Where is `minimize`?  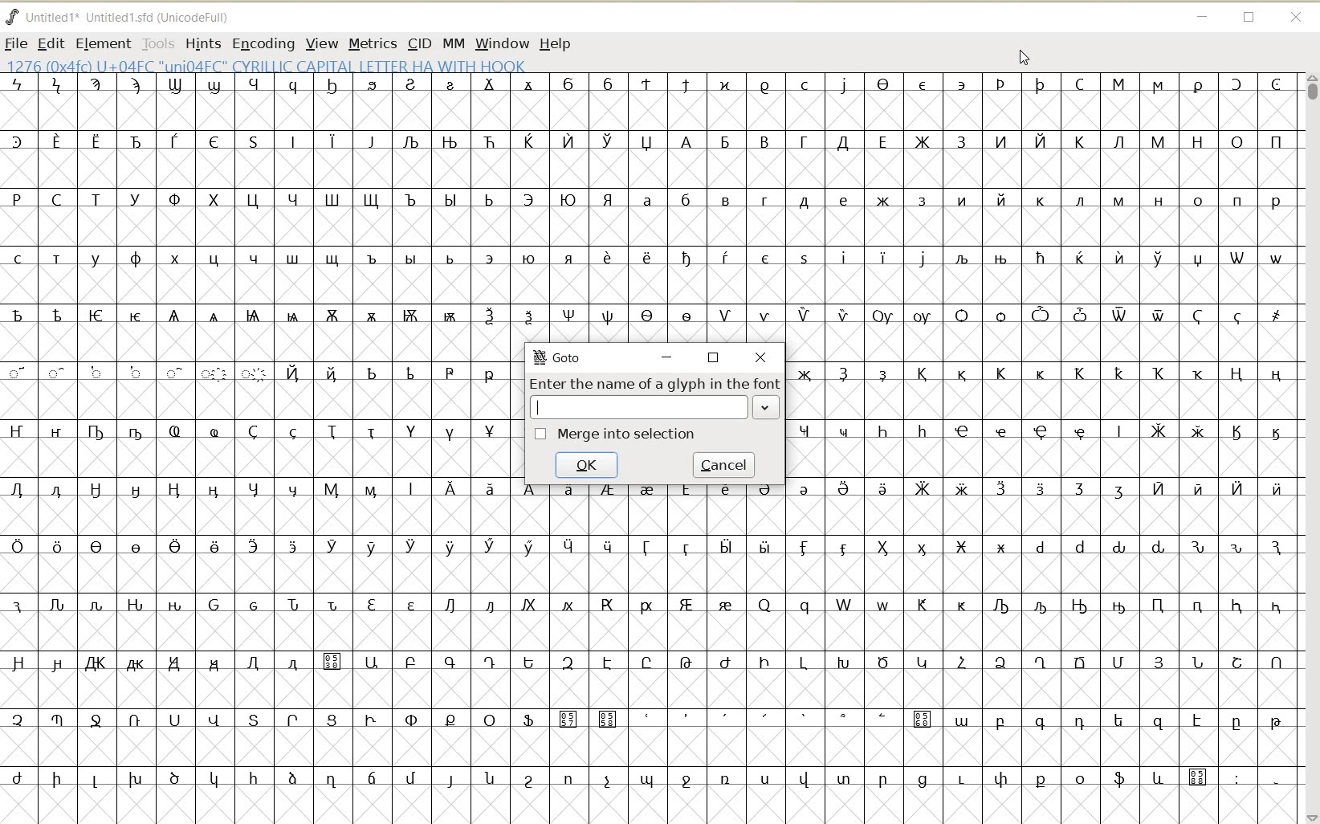 minimize is located at coordinates (666, 358).